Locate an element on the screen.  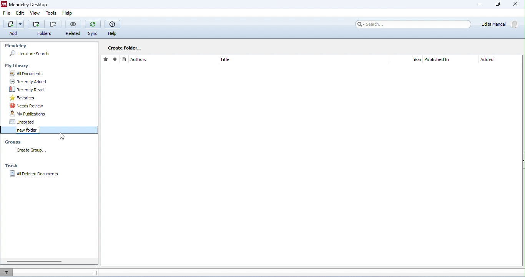
my library is located at coordinates (18, 66).